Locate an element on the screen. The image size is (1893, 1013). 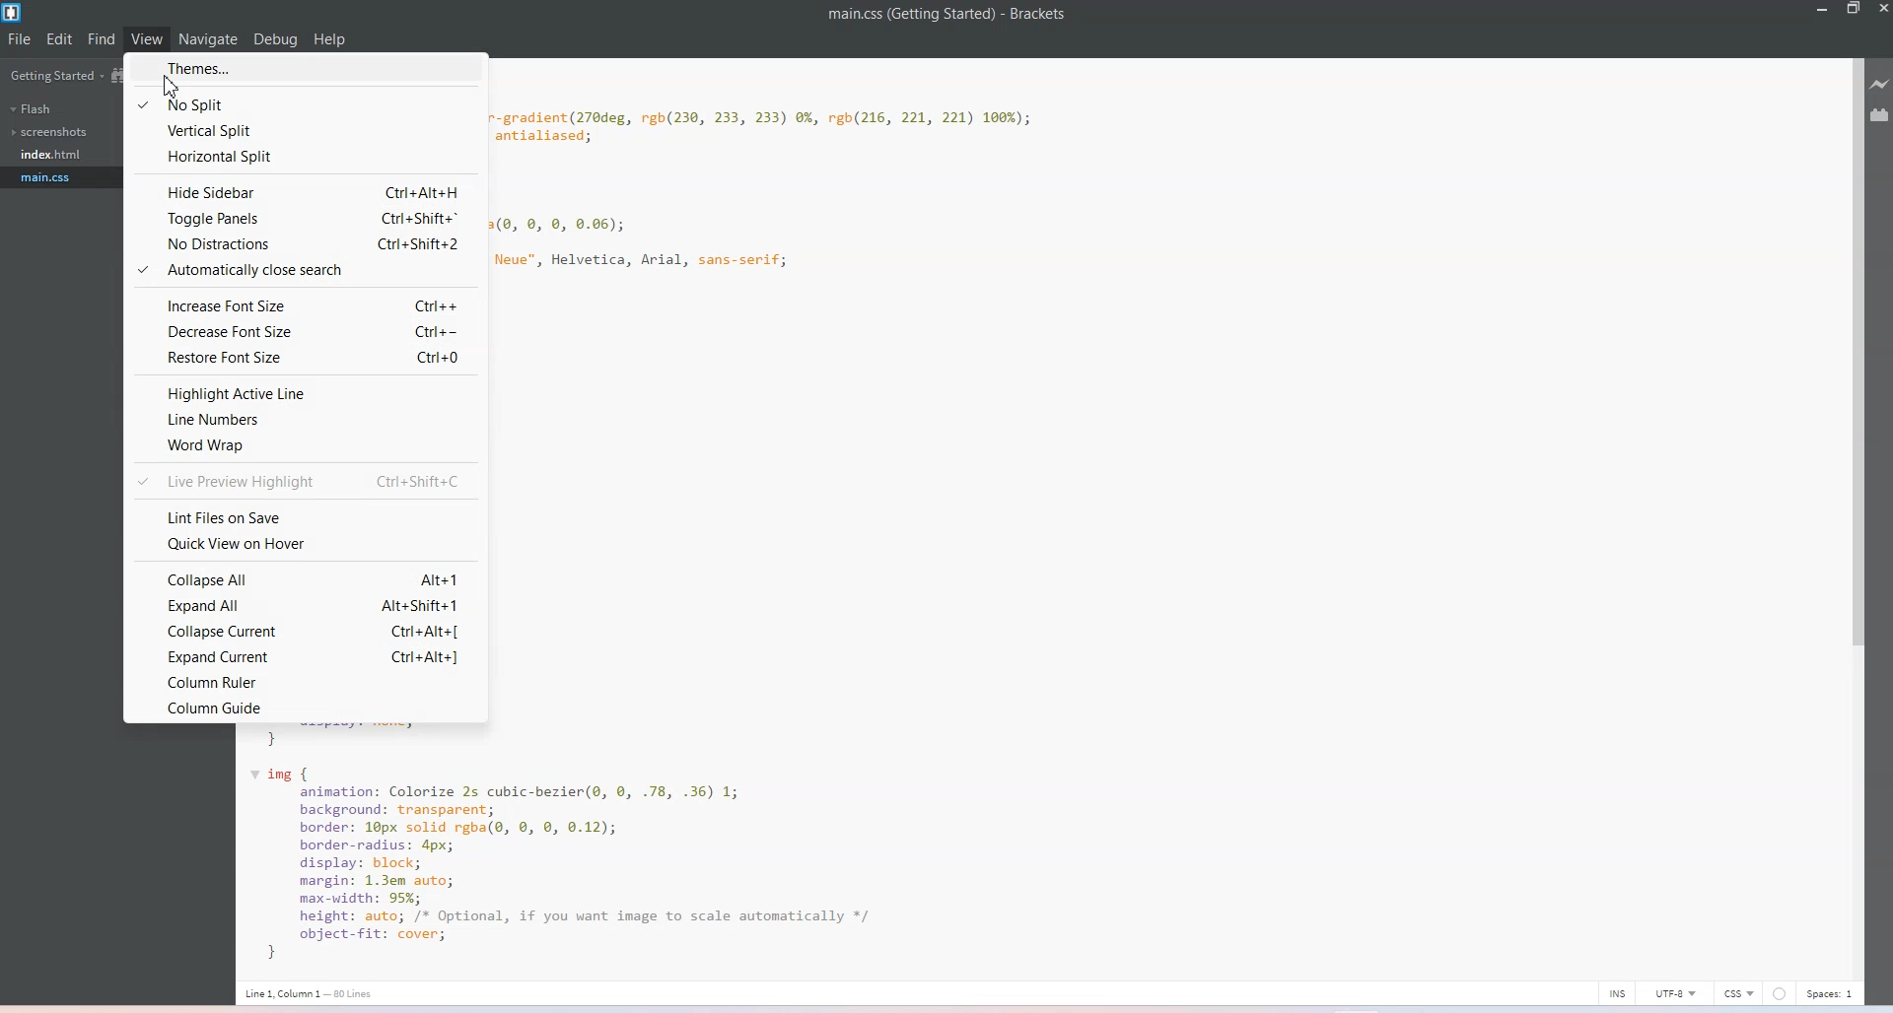
Collapse all is located at coordinates (305, 578).